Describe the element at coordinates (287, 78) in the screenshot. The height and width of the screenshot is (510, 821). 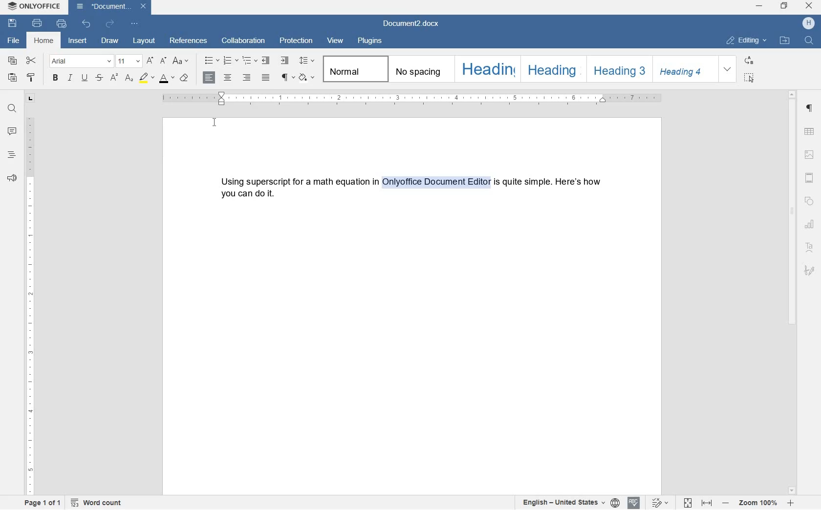
I see `non printing characters` at that location.